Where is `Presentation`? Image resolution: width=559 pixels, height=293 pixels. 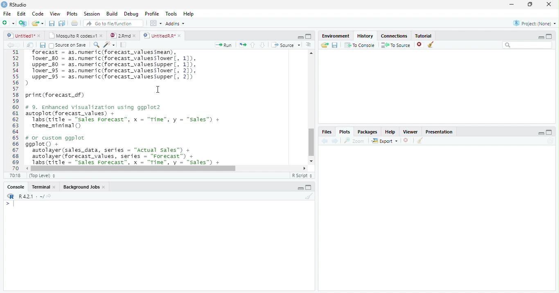 Presentation is located at coordinates (439, 132).